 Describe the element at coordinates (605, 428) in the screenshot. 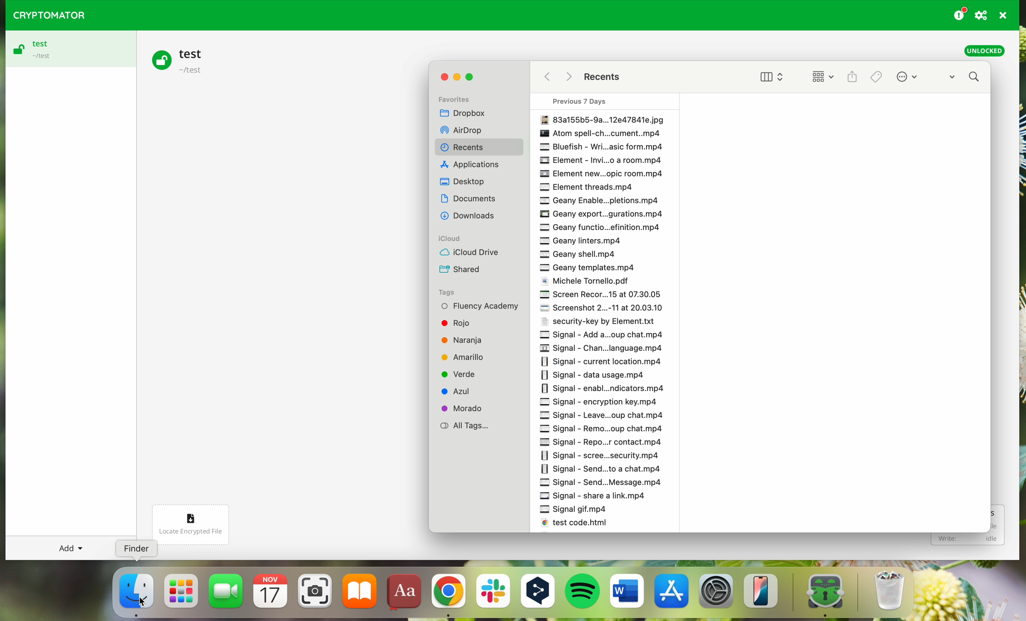

I see `Signal Remo` at that location.